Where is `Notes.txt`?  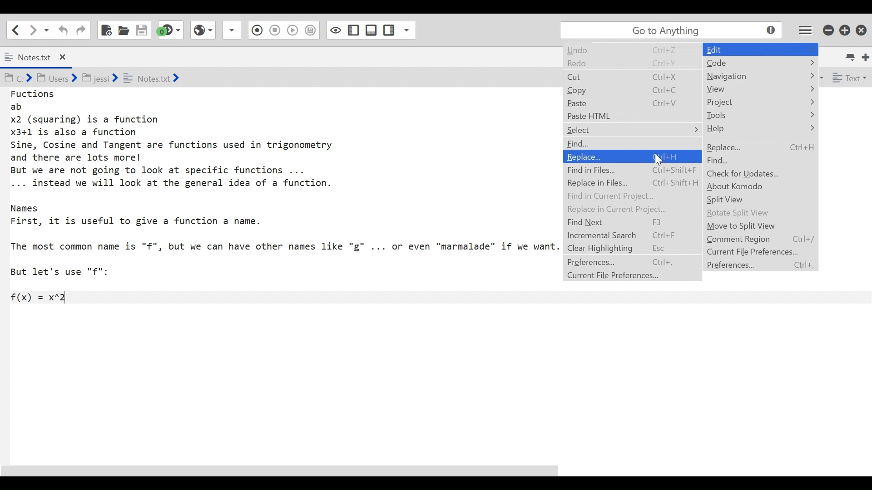
Notes.txt is located at coordinates (43, 58).